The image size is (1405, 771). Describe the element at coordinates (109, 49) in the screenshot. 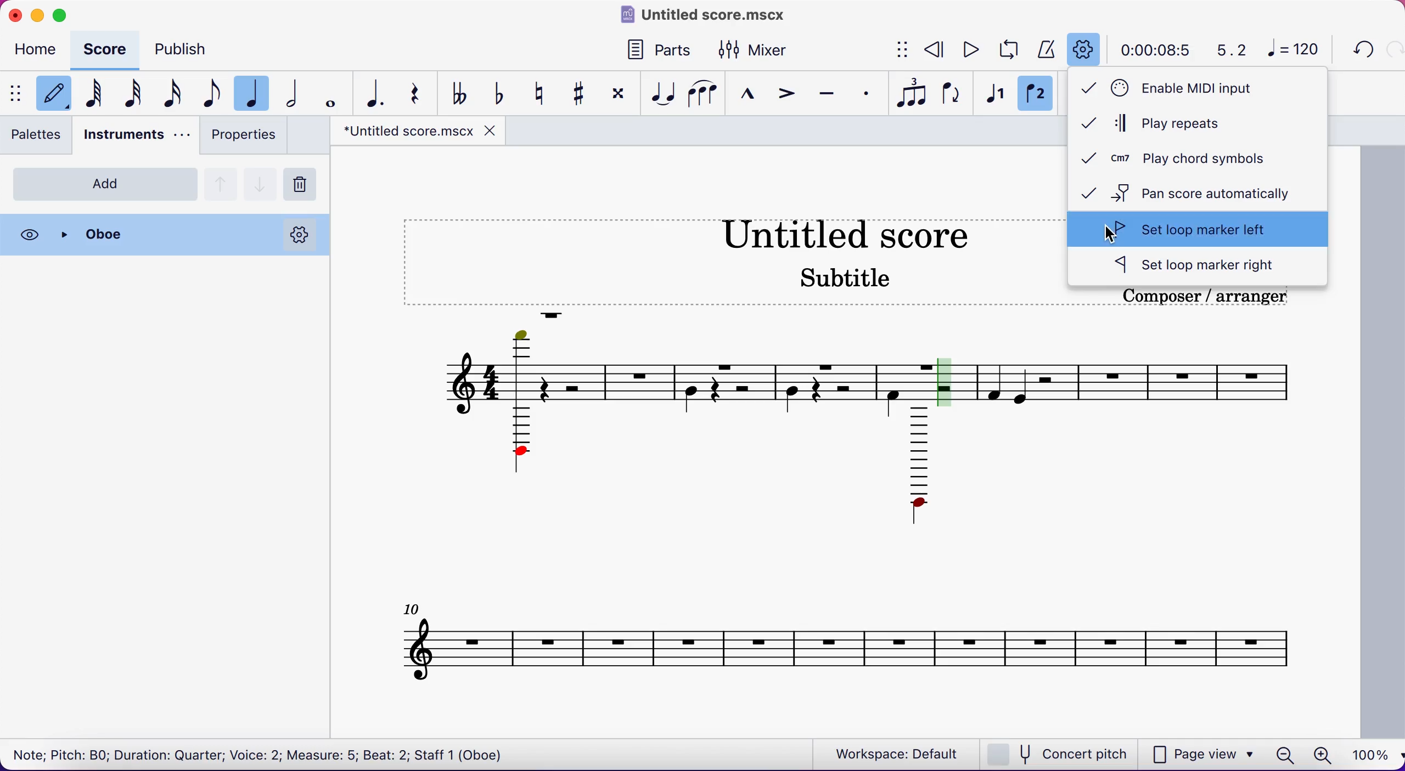

I see `score` at that location.